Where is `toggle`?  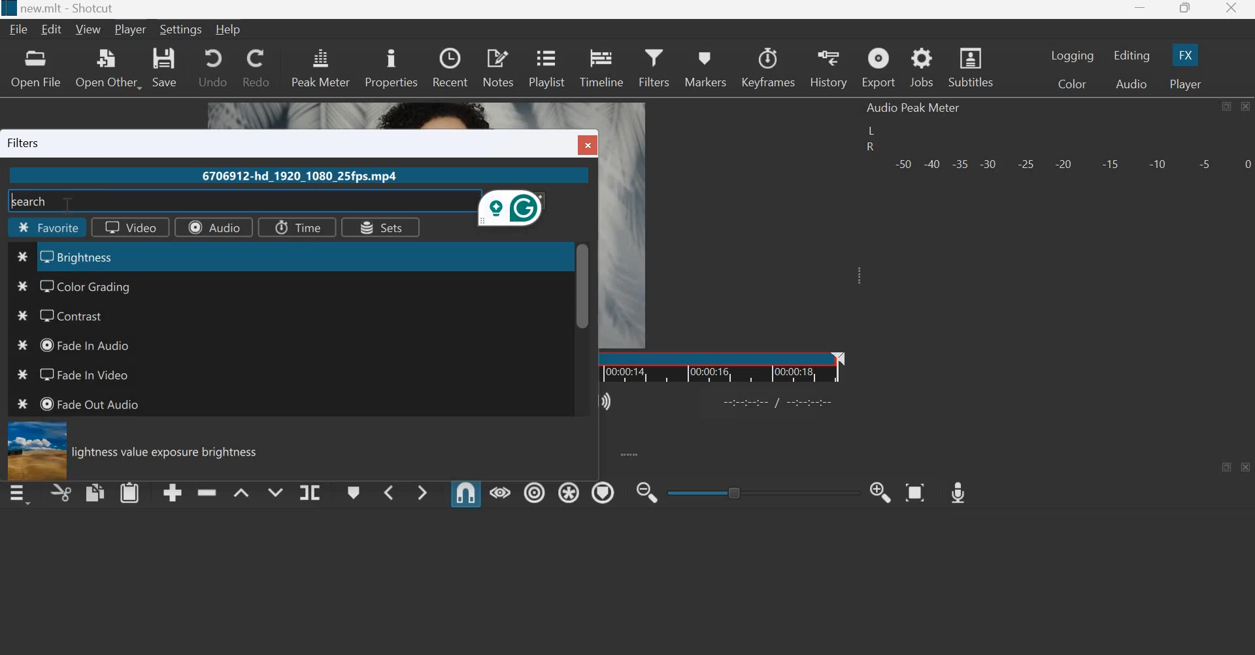
toggle is located at coordinates (764, 491).